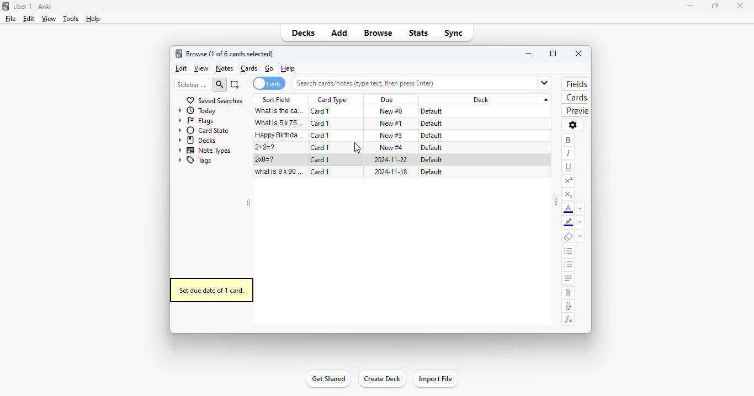  Describe the element at coordinates (192, 84) in the screenshot. I see `sidebar filter` at that location.